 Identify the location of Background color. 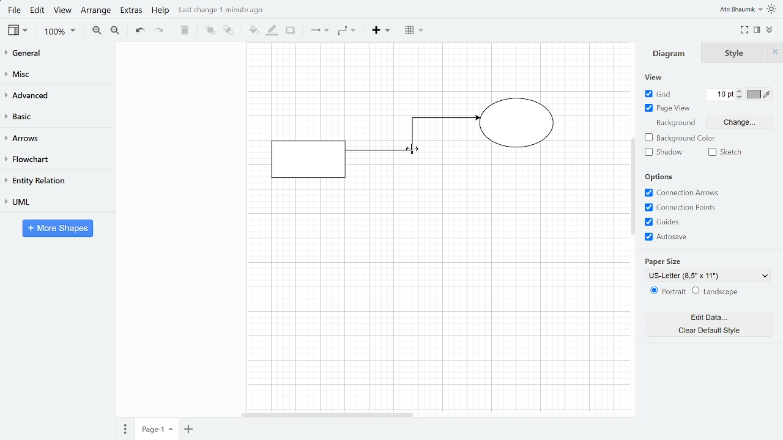
(680, 137).